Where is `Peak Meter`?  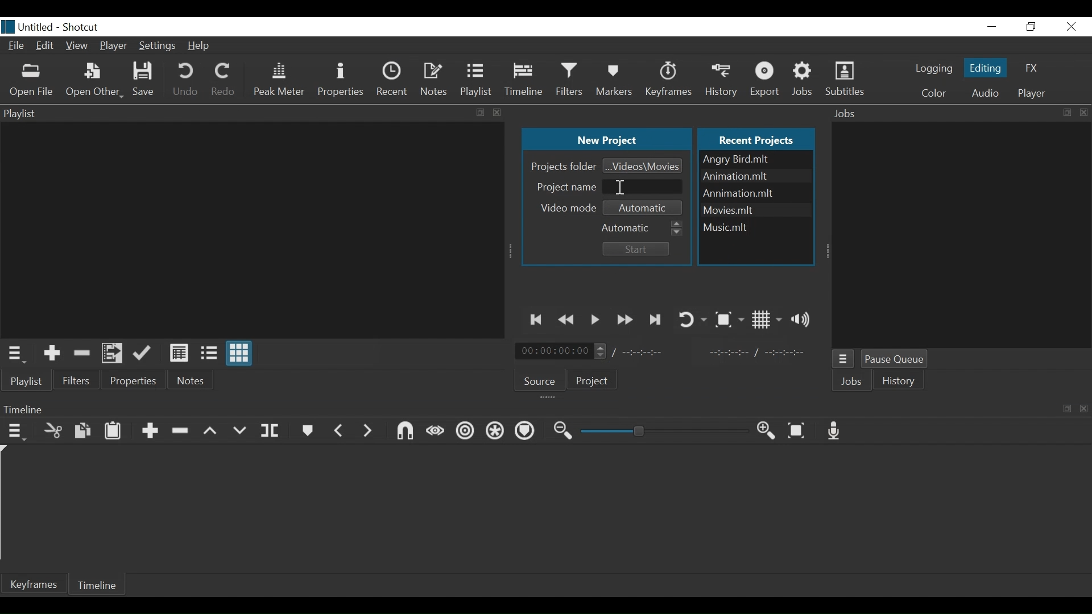
Peak Meter is located at coordinates (279, 80).